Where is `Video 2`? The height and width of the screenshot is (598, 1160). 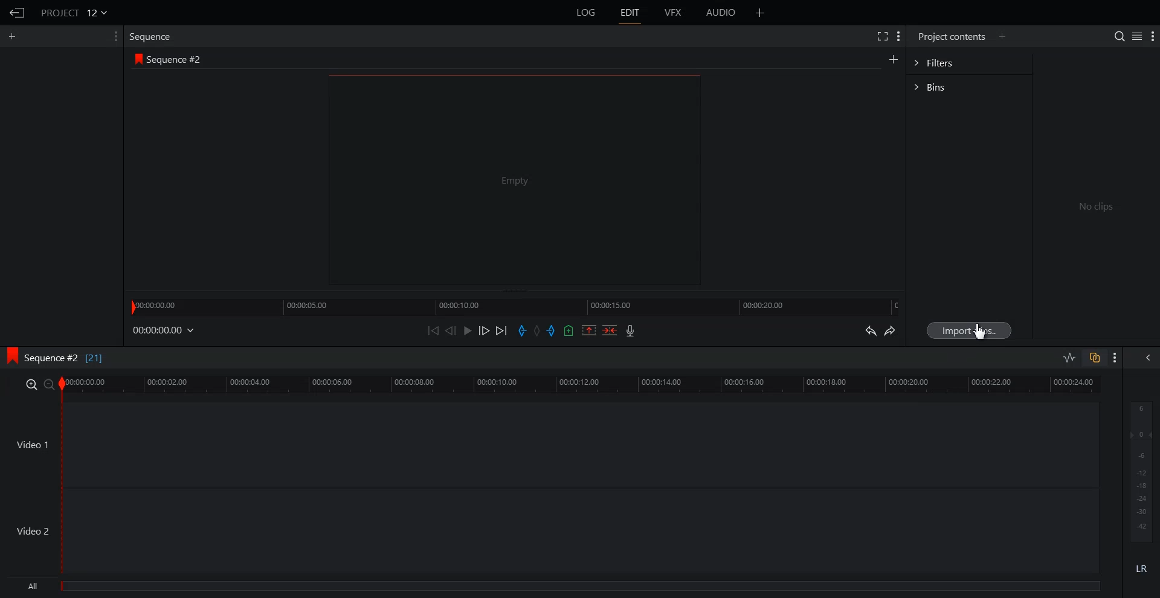
Video 2 is located at coordinates (552, 532).